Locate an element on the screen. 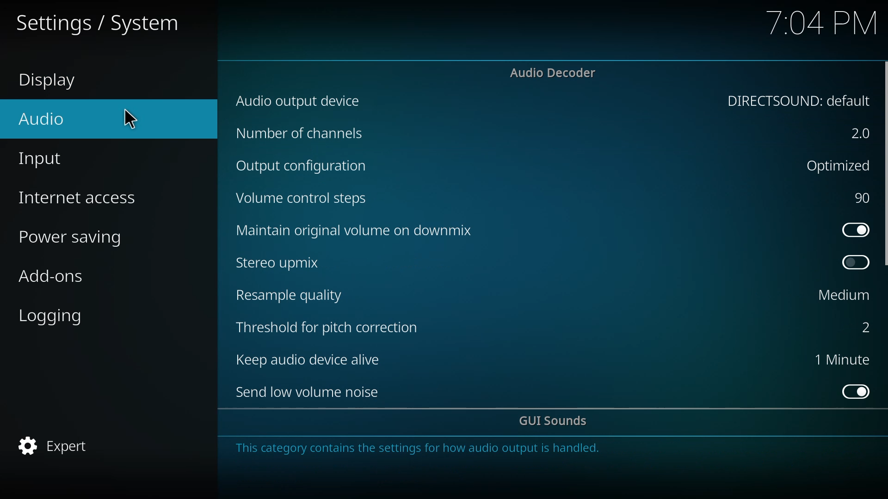 This screenshot has height=499, width=888. power saving is located at coordinates (76, 239).